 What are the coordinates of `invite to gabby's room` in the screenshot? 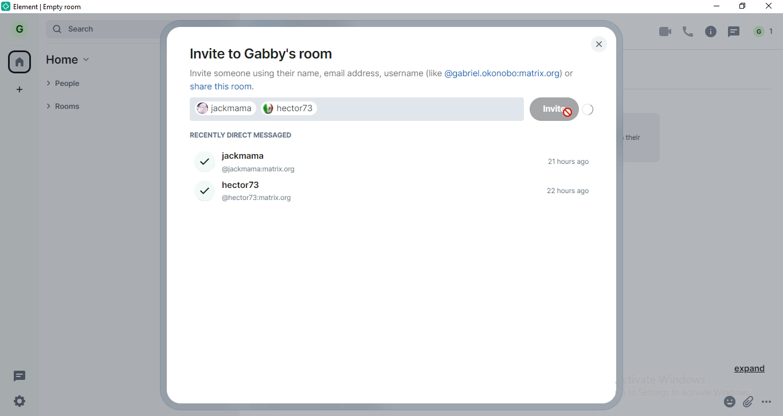 It's located at (259, 52).